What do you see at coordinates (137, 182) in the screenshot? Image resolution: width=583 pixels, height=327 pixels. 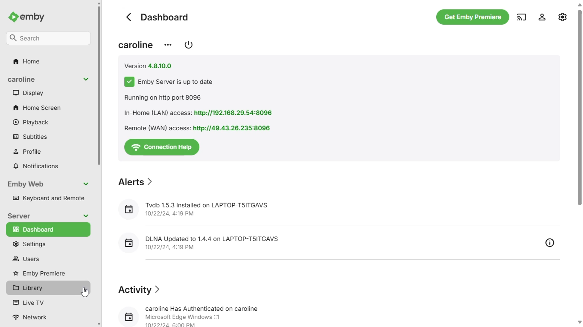 I see `alerts` at bounding box center [137, 182].